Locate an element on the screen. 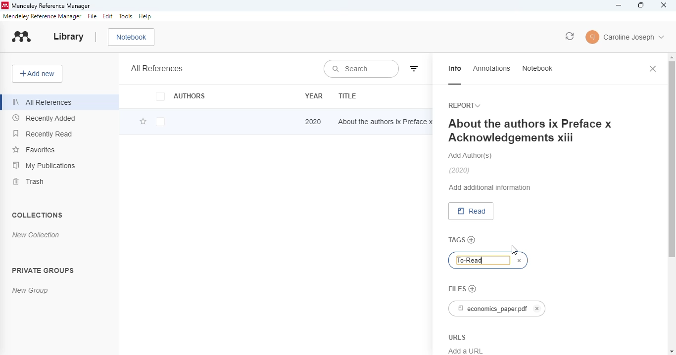  filter by is located at coordinates (415, 67).